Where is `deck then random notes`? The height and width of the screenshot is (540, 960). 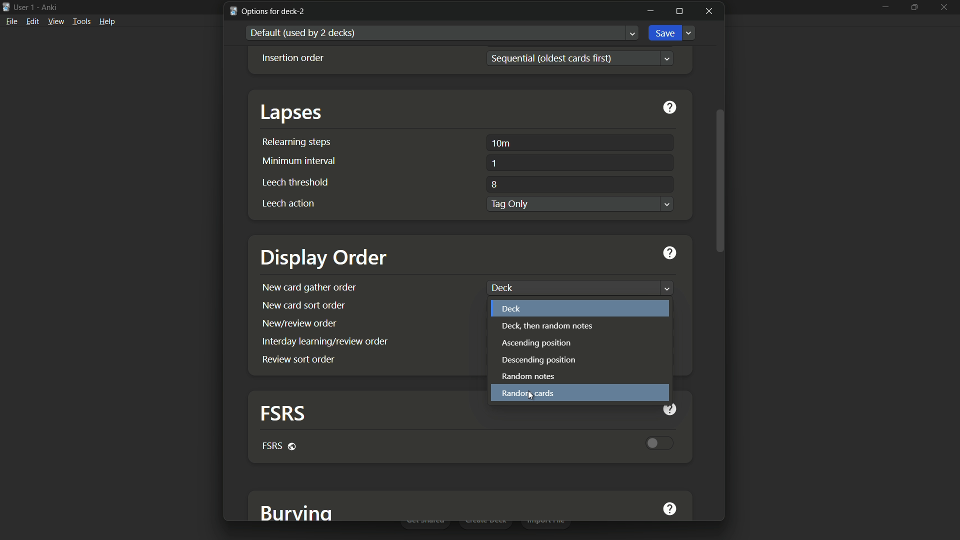 deck then random notes is located at coordinates (547, 326).